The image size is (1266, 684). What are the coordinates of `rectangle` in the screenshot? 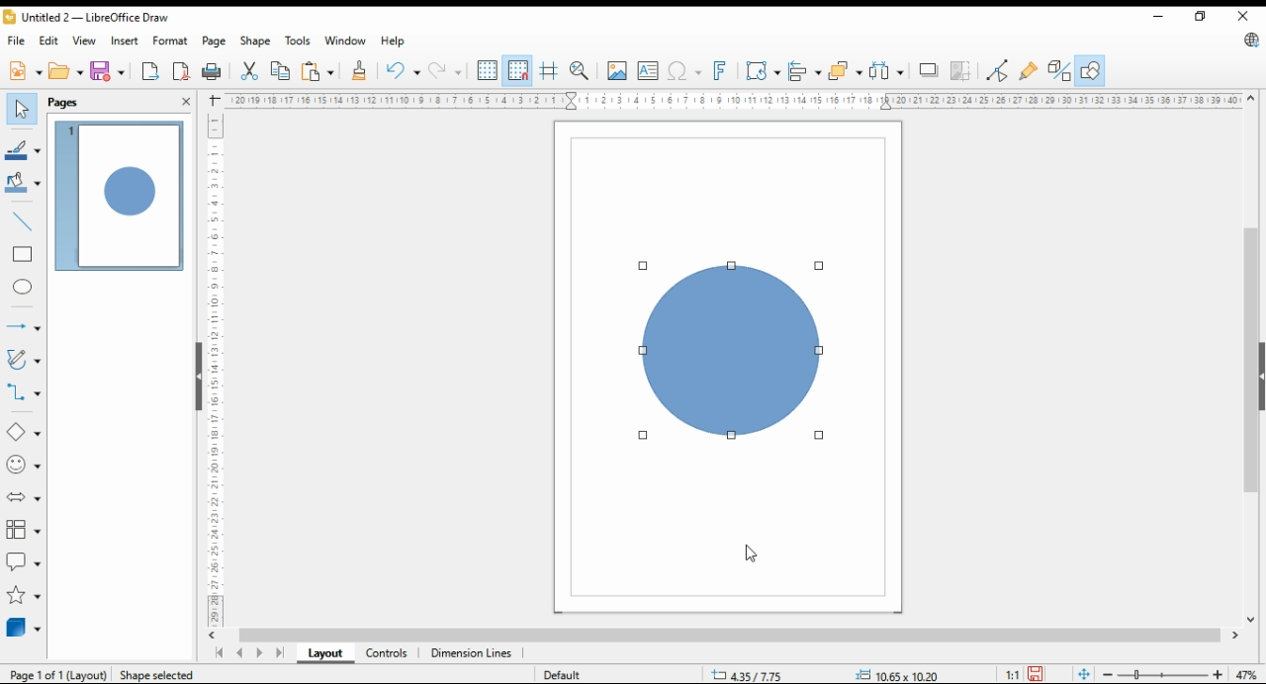 It's located at (23, 255).